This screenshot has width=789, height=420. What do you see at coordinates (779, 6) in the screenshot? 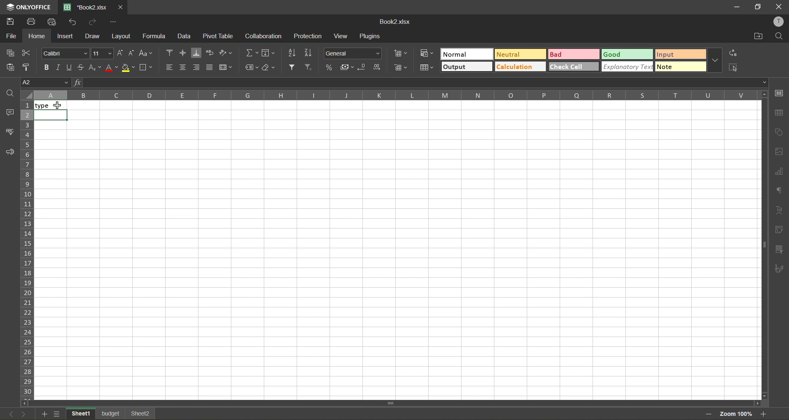
I see `close` at bounding box center [779, 6].